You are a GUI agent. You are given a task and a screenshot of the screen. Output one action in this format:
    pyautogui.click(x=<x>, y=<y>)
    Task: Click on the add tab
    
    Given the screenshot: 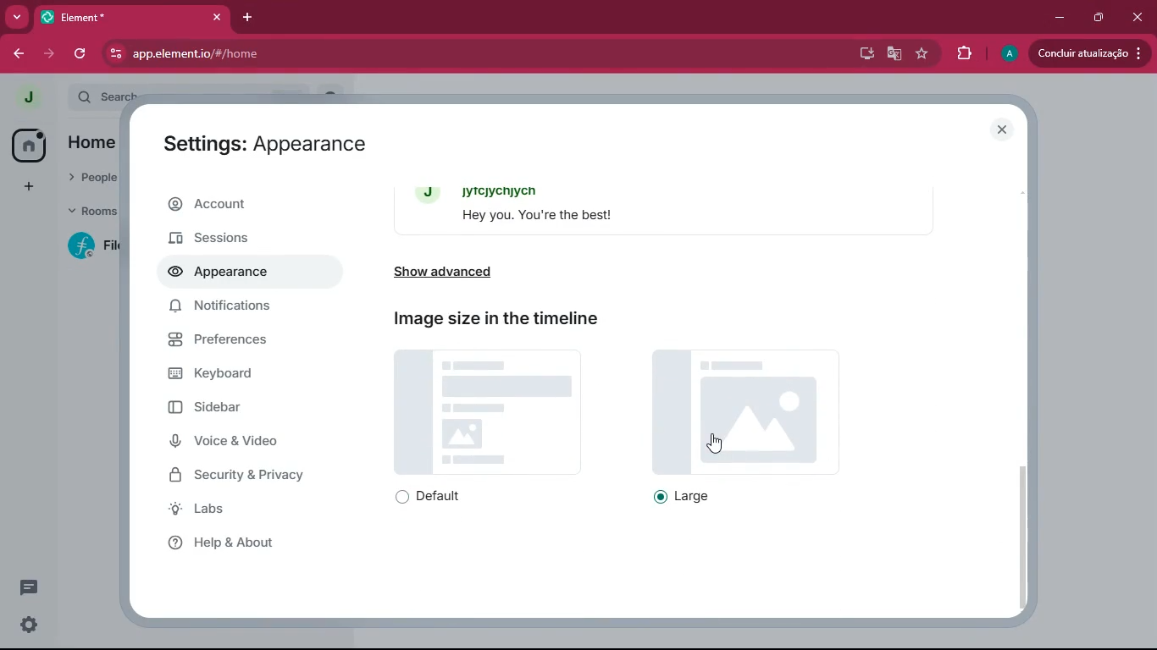 What is the action you would take?
    pyautogui.click(x=252, y=19)
    